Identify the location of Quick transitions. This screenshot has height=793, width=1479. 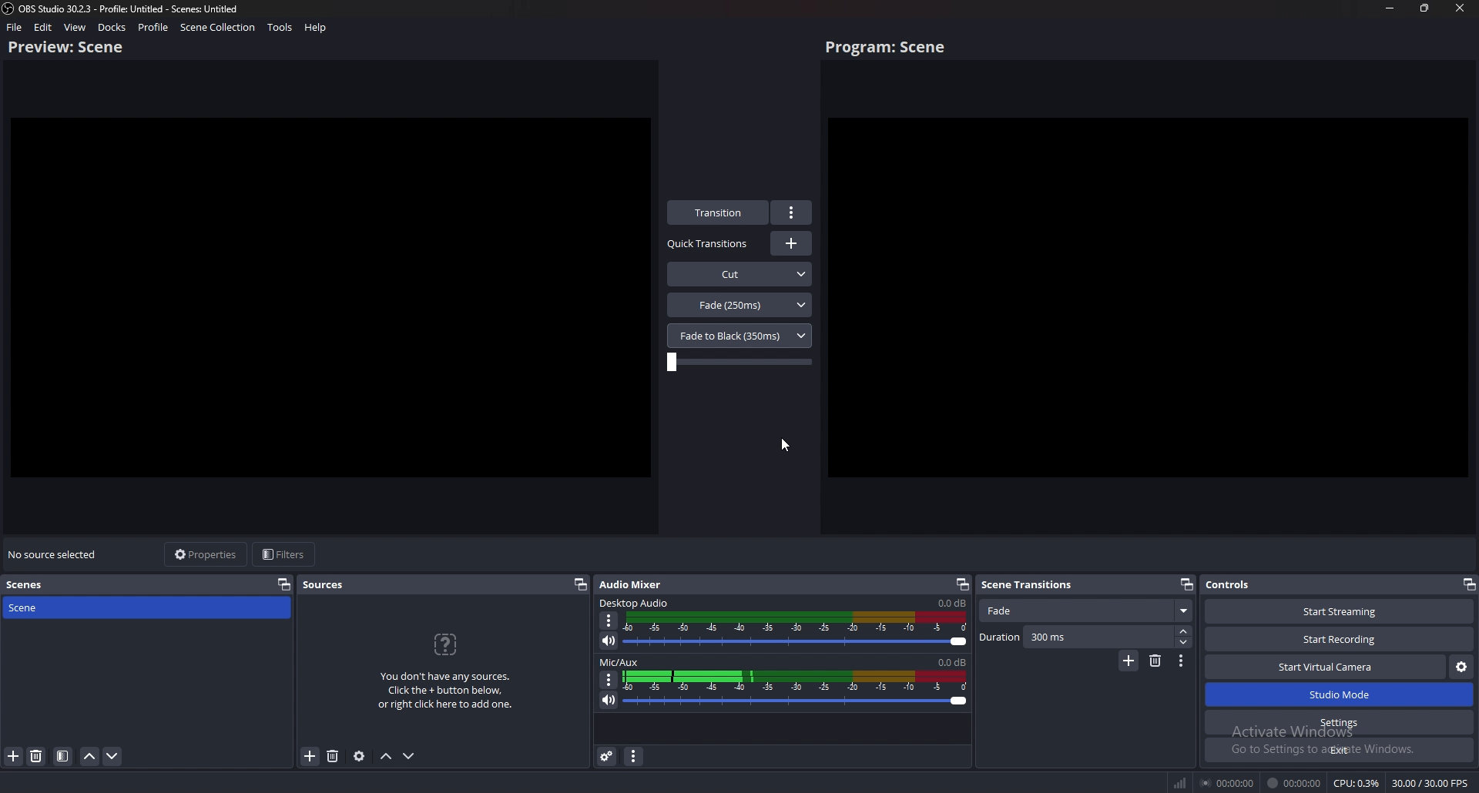
(709, 244).